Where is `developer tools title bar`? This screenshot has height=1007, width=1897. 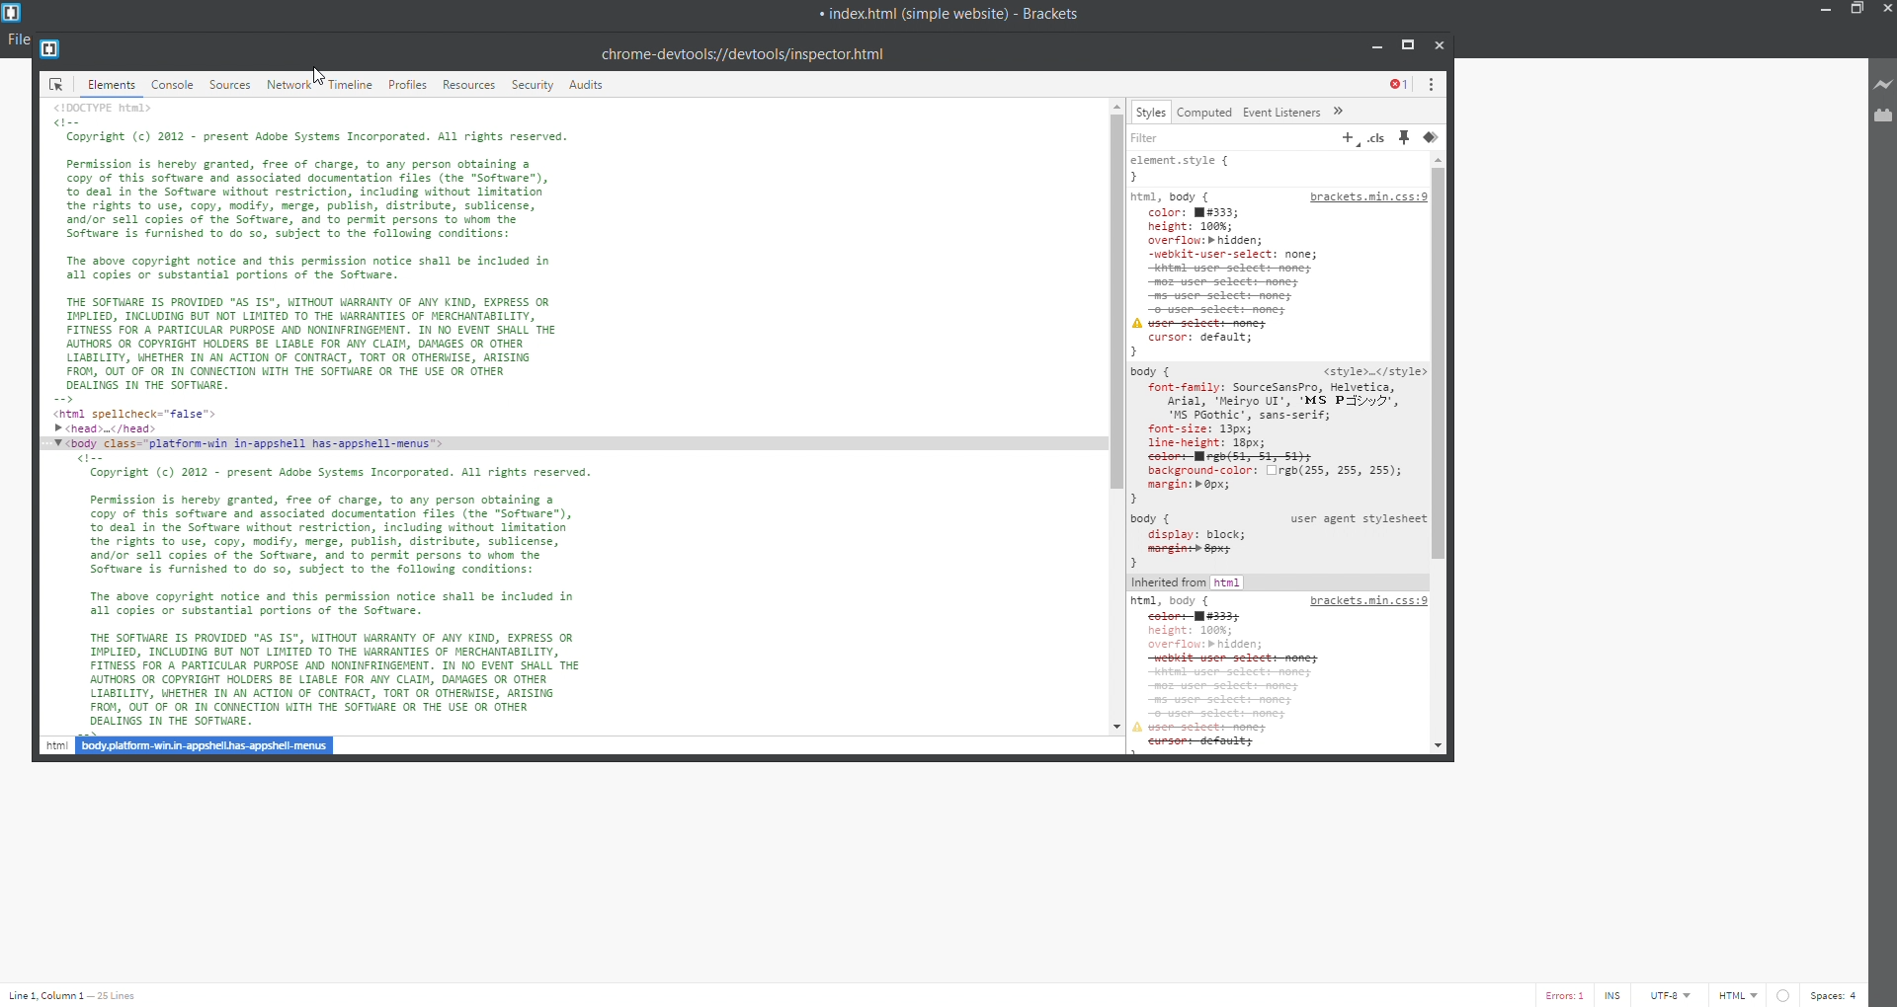
developer tools title bar is located at coordinates (693, 46).